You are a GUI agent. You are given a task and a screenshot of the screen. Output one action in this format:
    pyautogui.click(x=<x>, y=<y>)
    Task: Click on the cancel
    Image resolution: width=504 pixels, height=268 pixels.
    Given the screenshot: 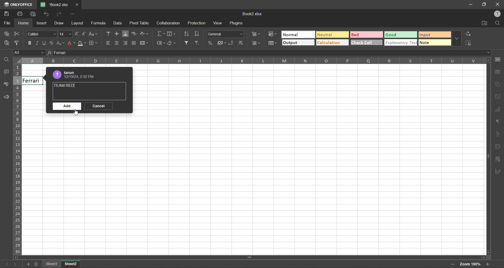 What is the action you would take?
    pyautogui.click(x=98, y=106)
    